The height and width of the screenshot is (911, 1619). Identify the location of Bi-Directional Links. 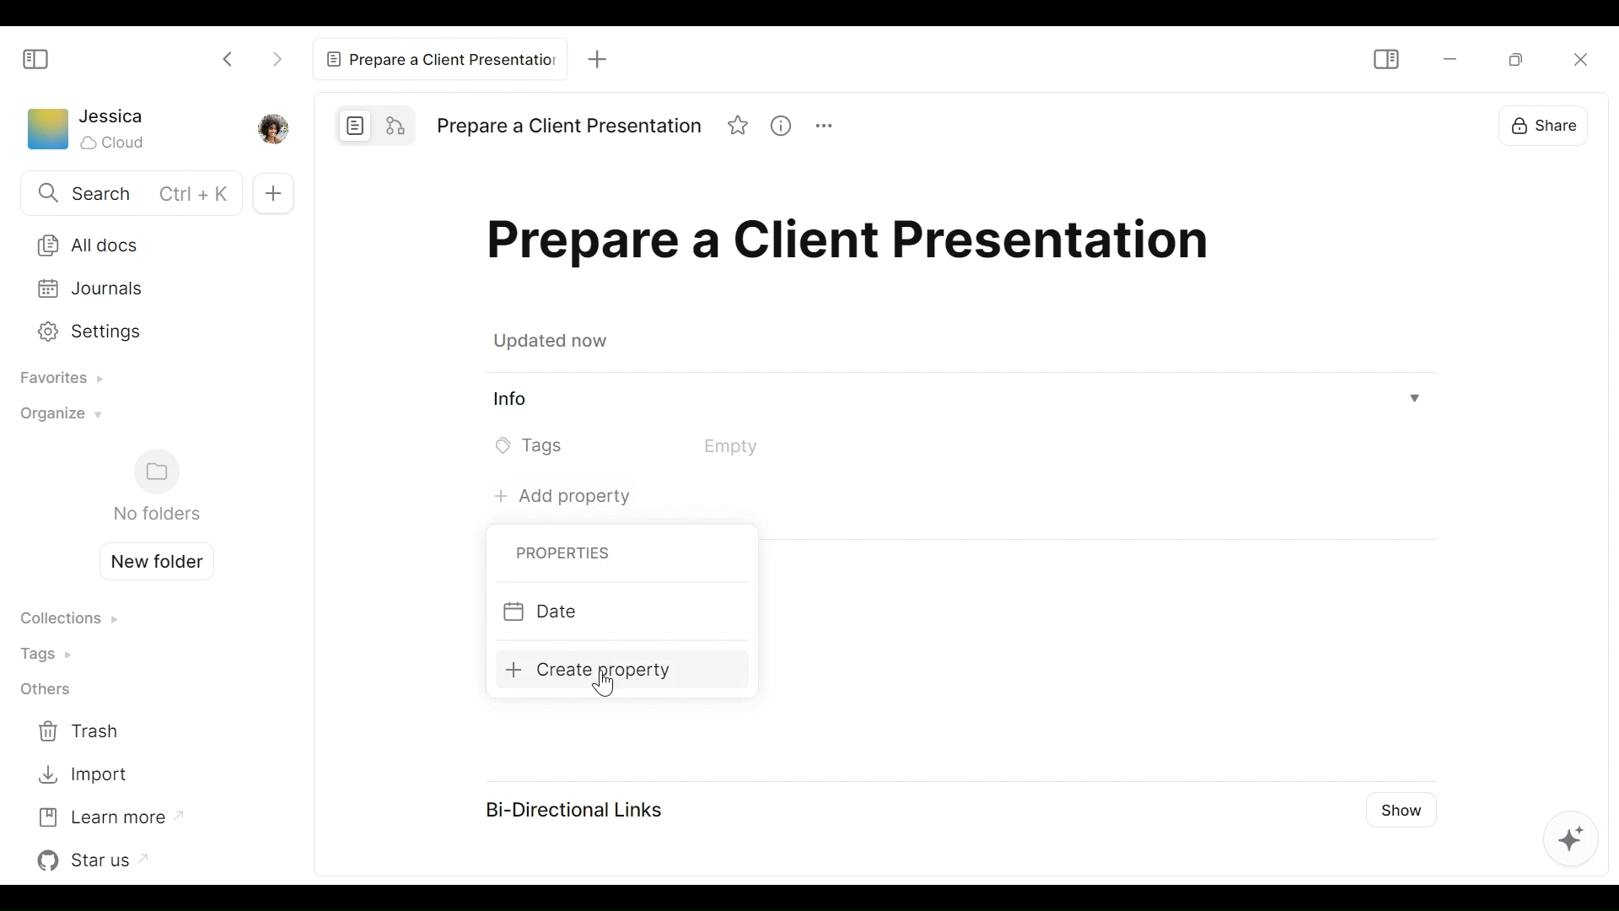
(570, 808).